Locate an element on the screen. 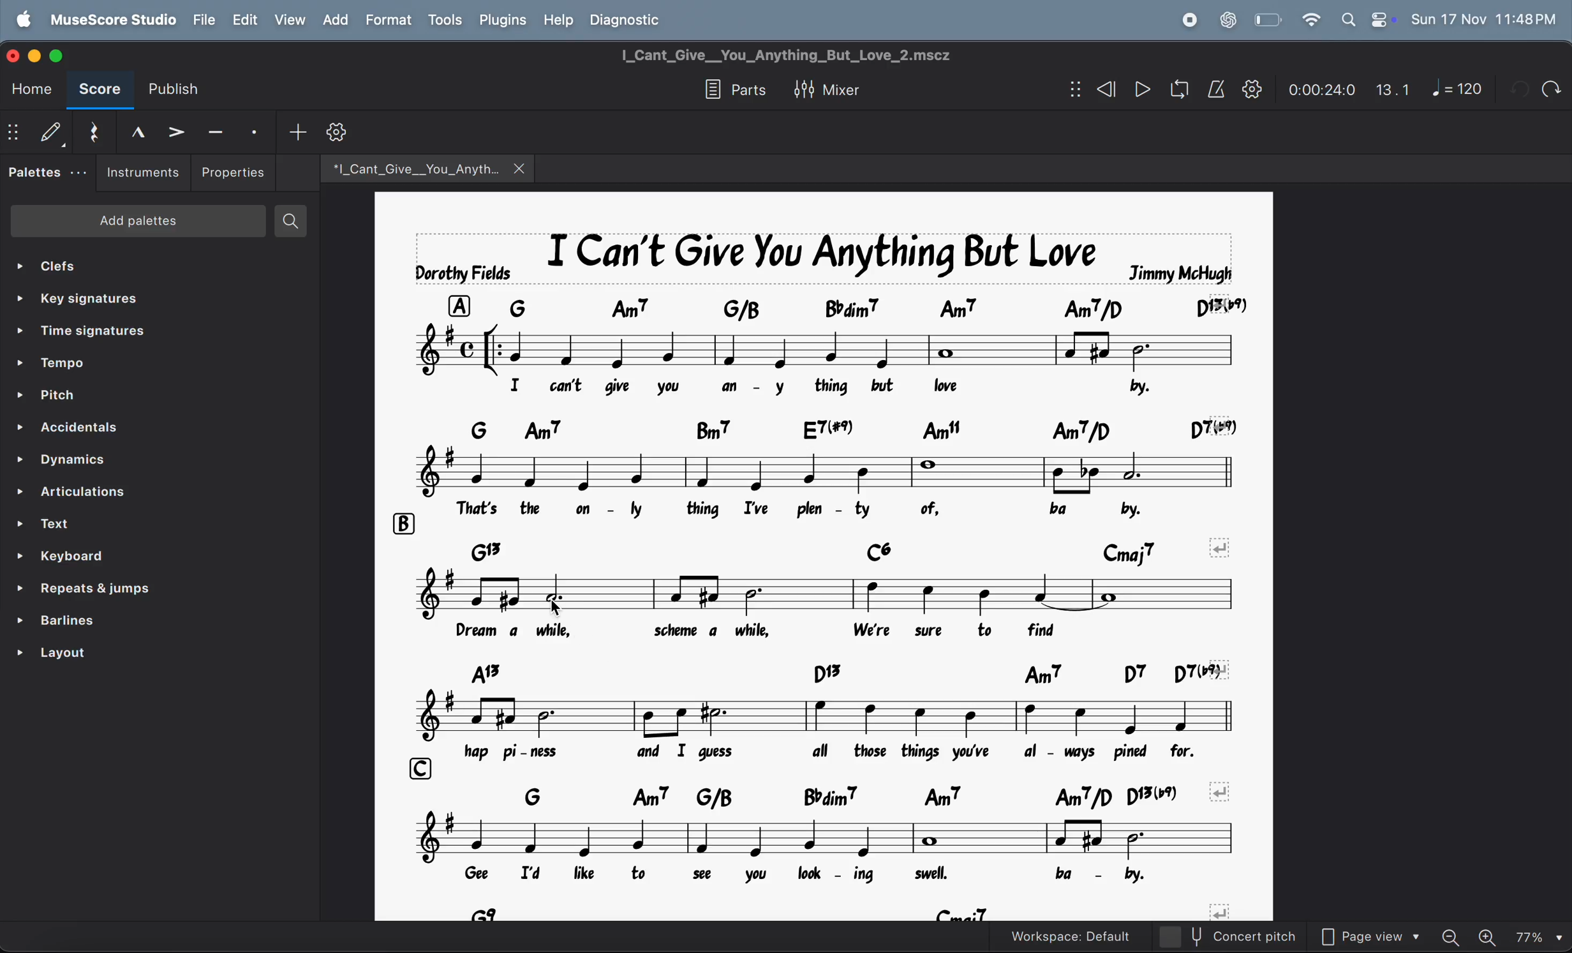 The height and width of the screenshot is (953, 1572). file is located at coordinates (205, 20).